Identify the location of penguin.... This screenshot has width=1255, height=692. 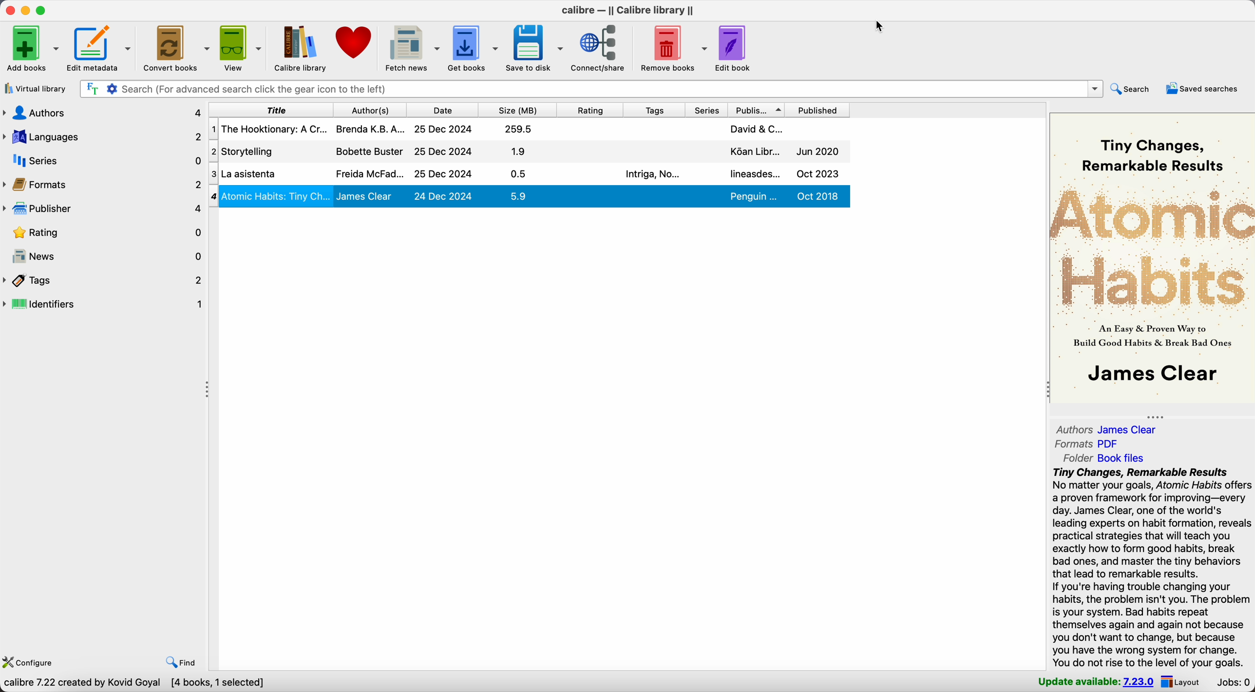
(754, 196).